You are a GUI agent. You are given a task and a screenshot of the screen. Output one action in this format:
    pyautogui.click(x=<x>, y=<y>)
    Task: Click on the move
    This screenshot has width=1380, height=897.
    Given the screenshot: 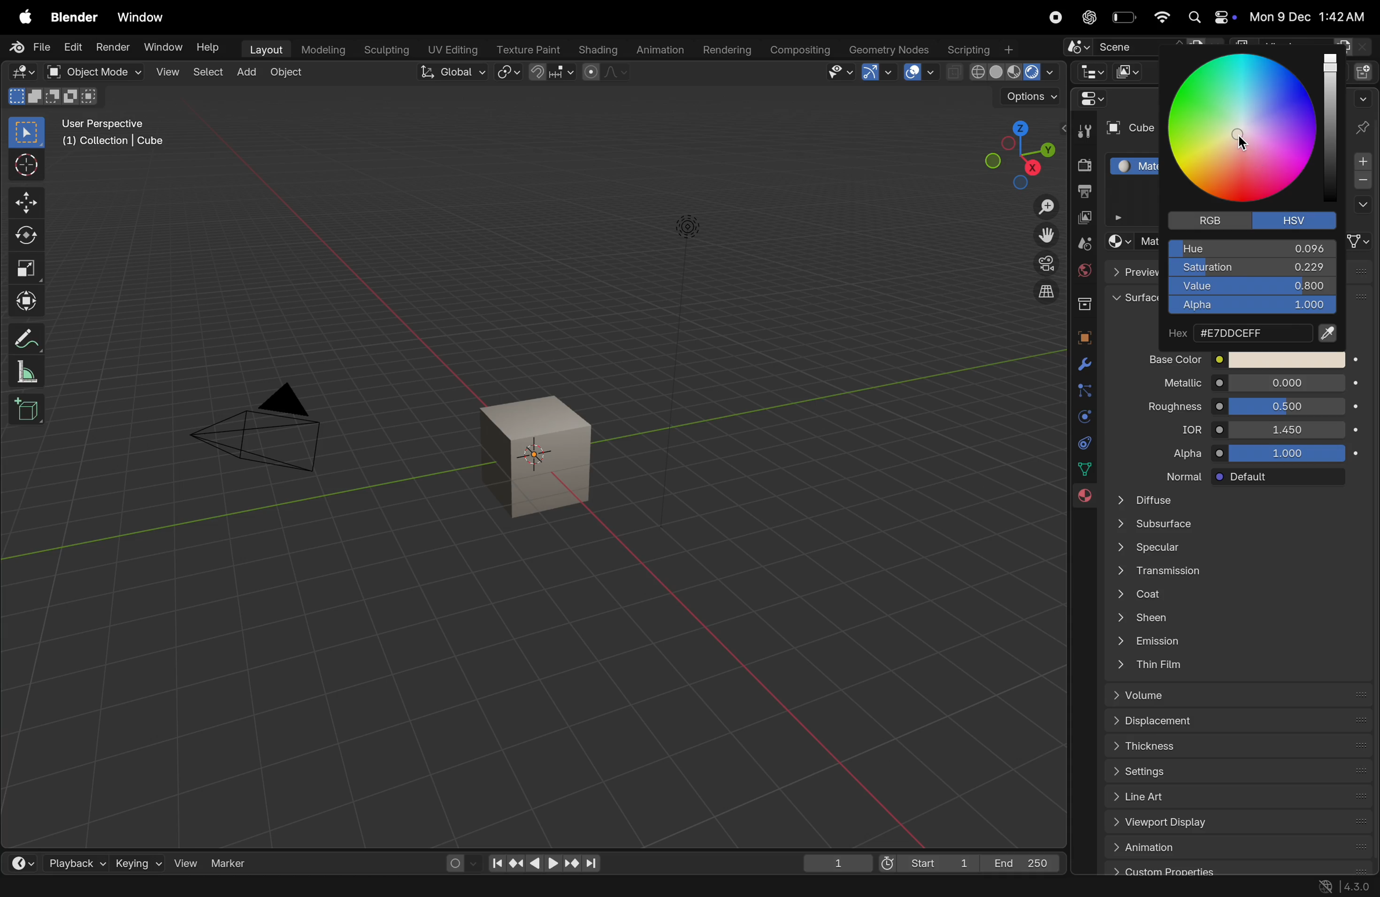 What is the action you would take?
    pyautogui.click(x=26, y=202)
    